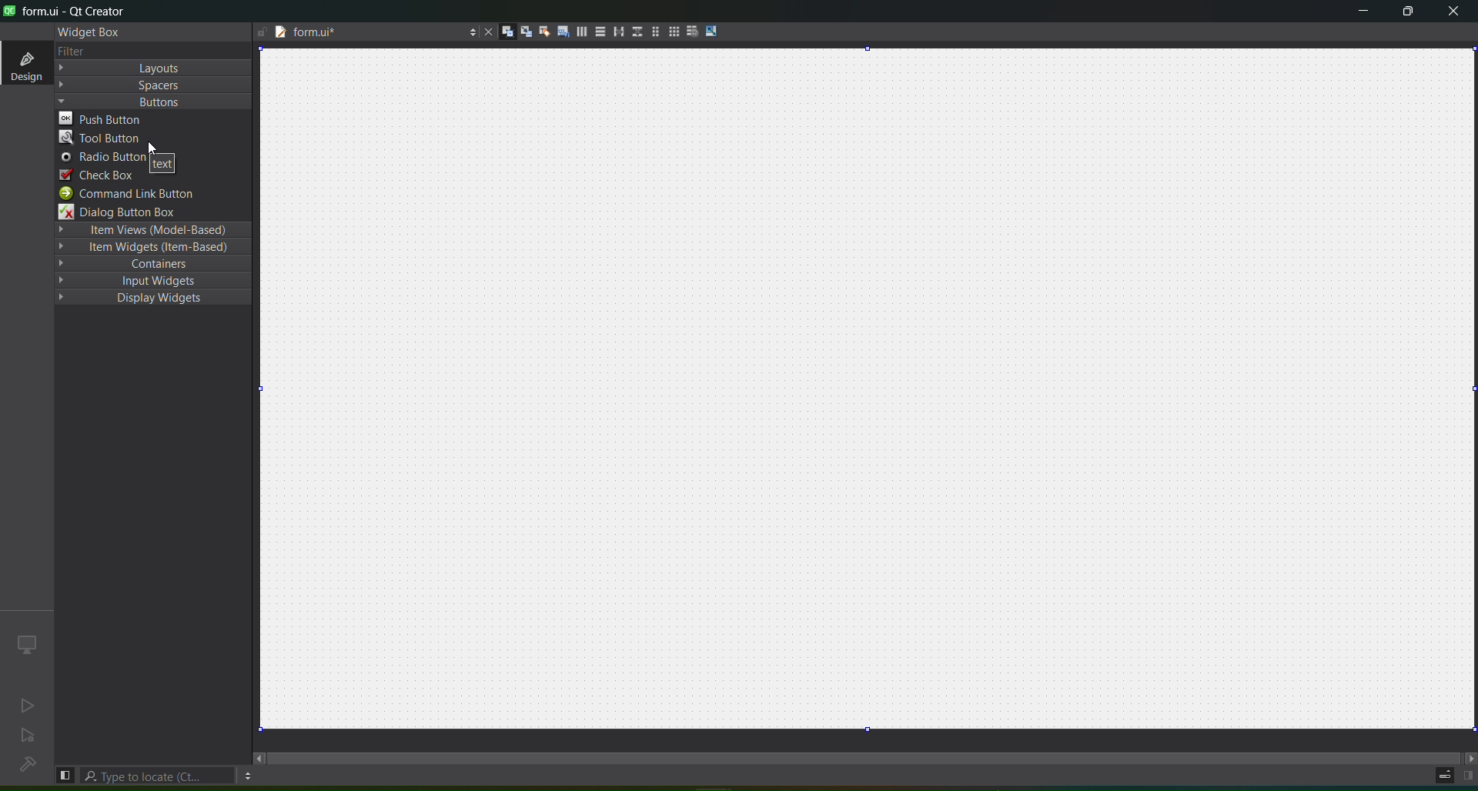  Describe the element at coordinates (29, 764) in the screenshot. I see `no project loaded` at that location.